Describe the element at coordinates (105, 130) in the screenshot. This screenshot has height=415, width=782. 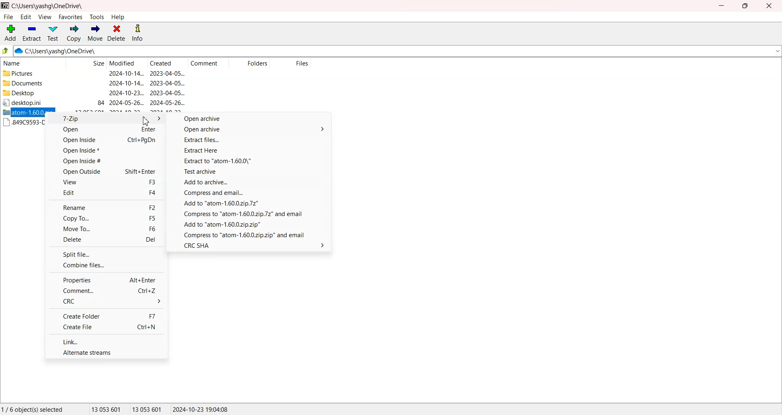
I see `Open` at that location.